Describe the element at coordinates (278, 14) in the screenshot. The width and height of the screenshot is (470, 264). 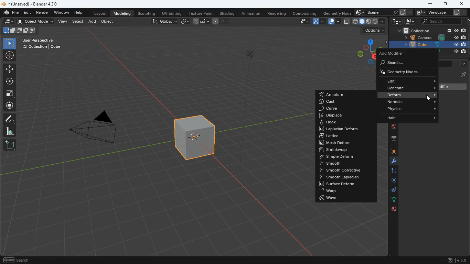
I see `rendering` at that location.